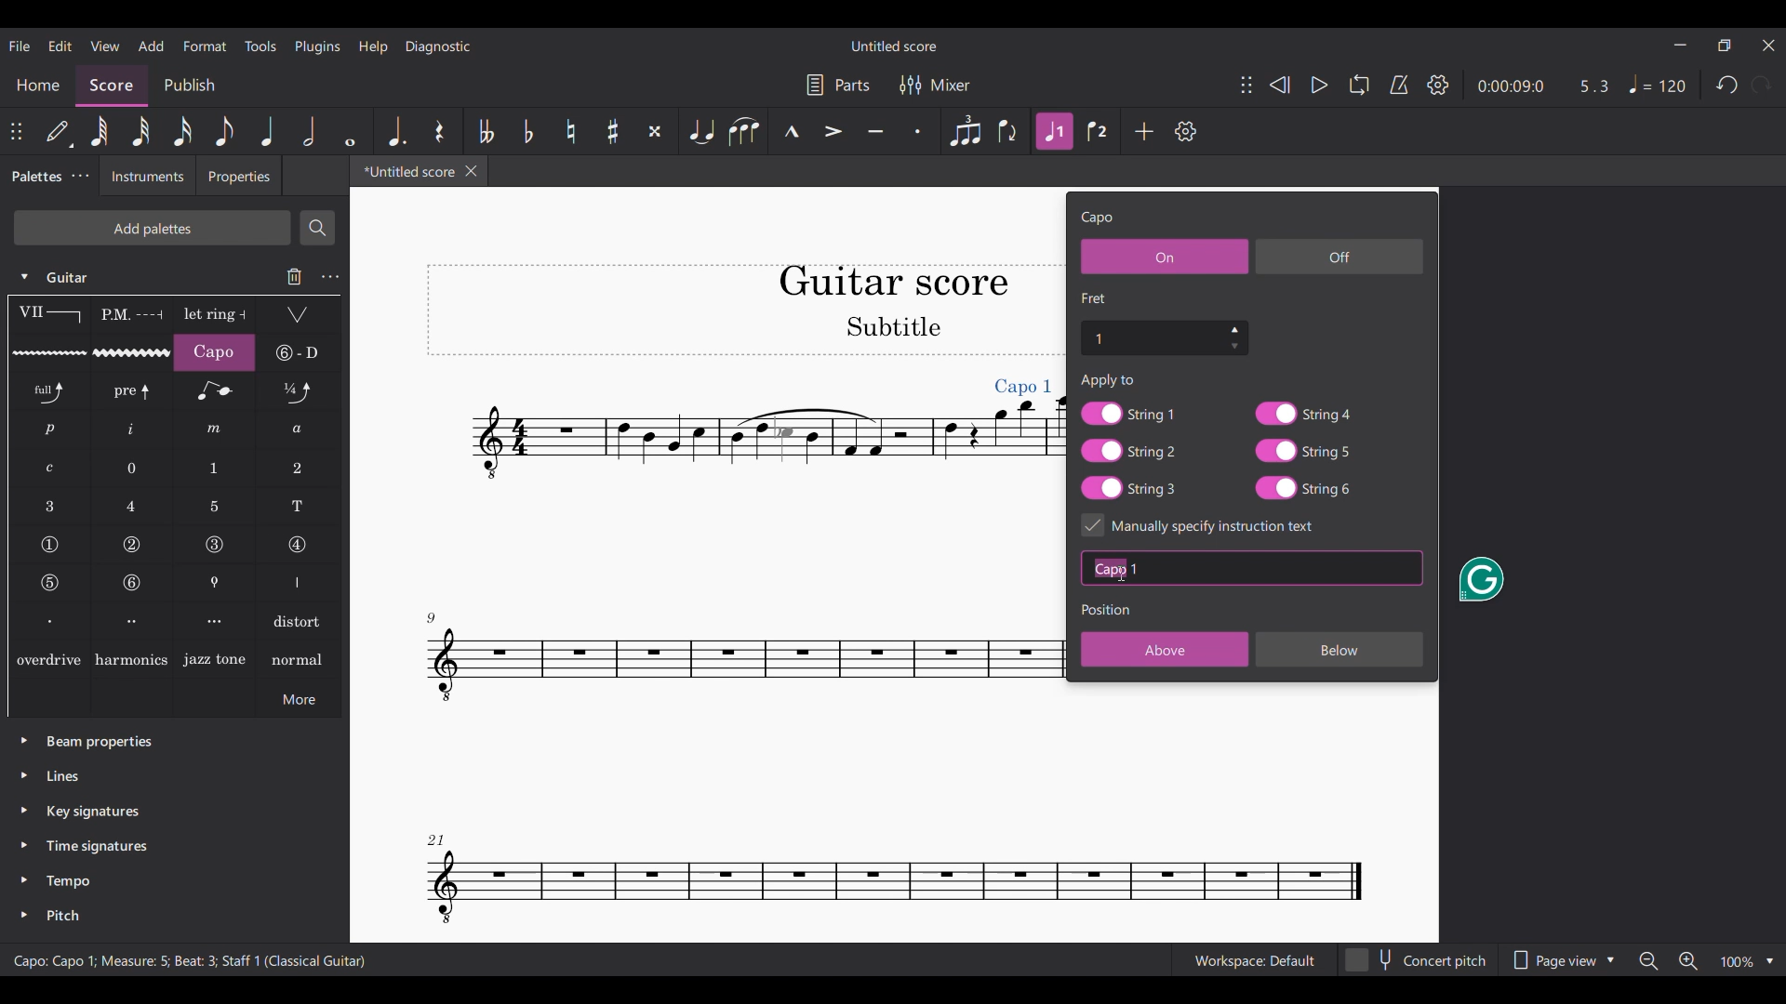  I want to click on LH guitar fingering 5, so click(215, 507).